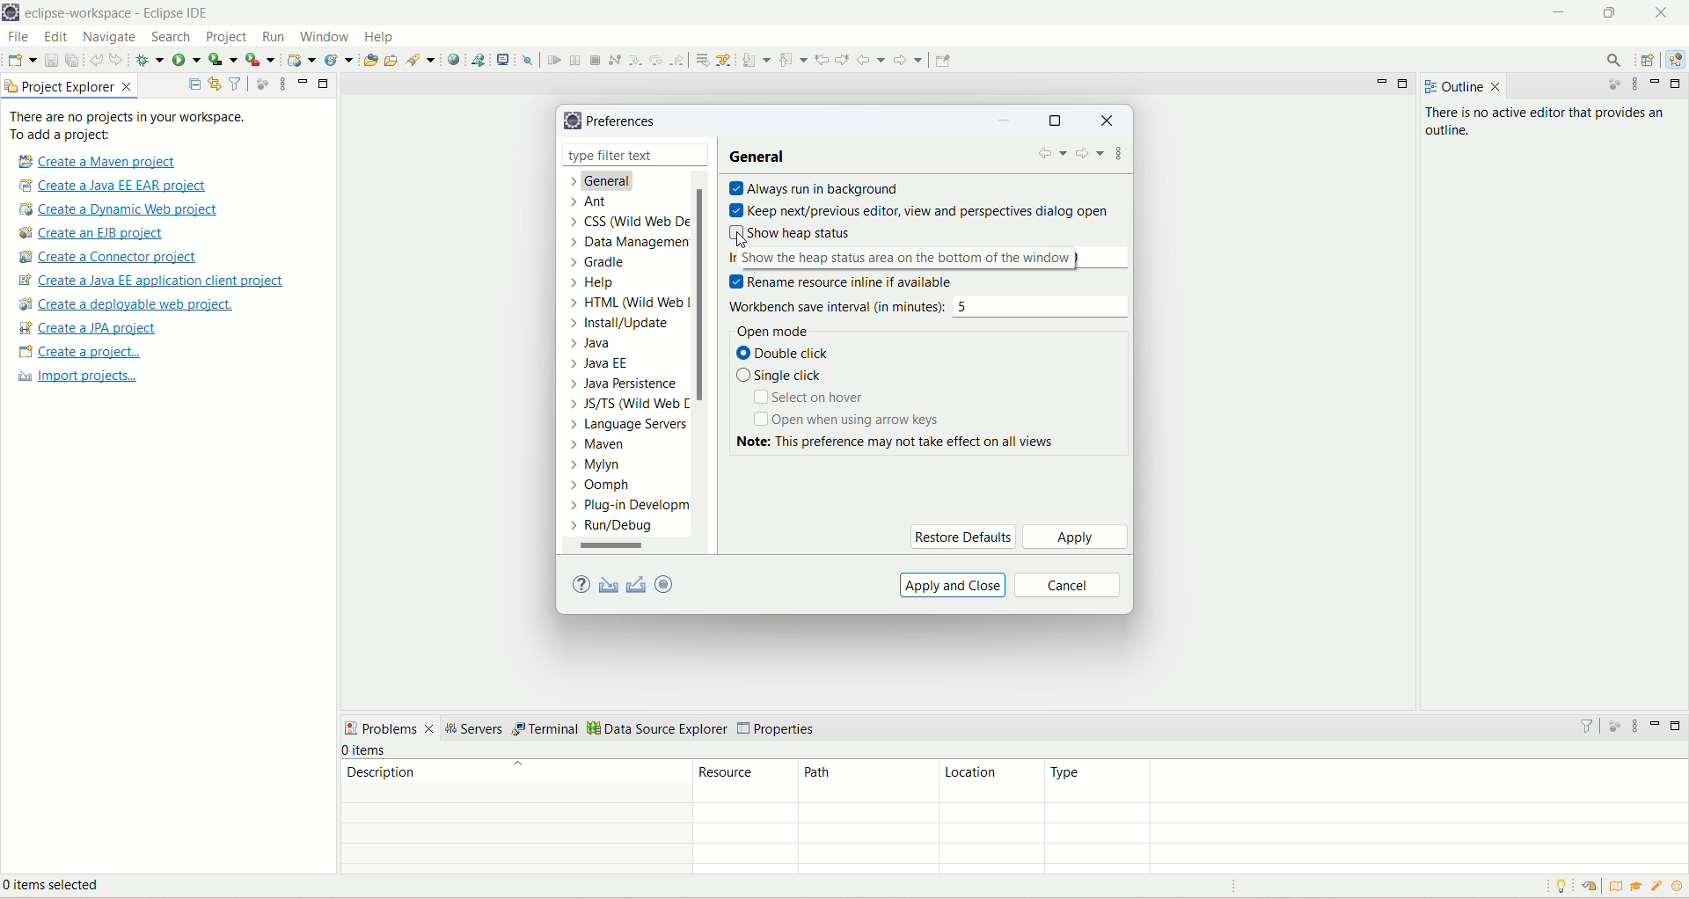 The image size is (1689, 899). I want to click on There is no active editor that provides outline., so click(1551, 123).